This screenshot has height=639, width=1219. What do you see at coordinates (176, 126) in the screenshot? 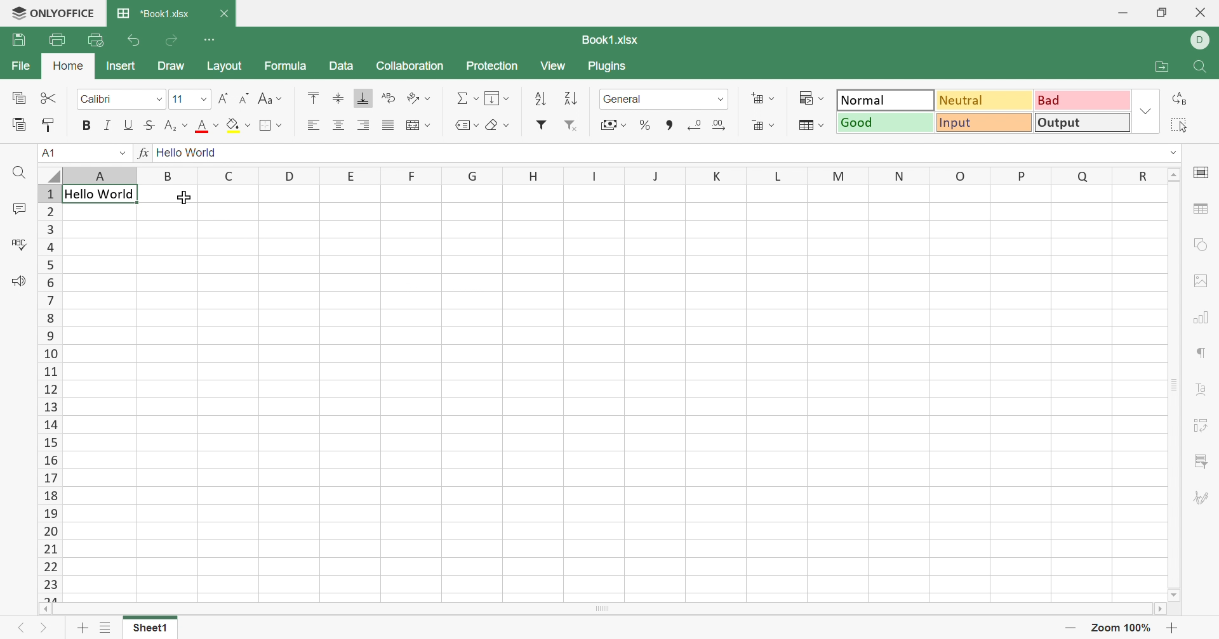
I see `Subscript` at bounding box center [176, 126].